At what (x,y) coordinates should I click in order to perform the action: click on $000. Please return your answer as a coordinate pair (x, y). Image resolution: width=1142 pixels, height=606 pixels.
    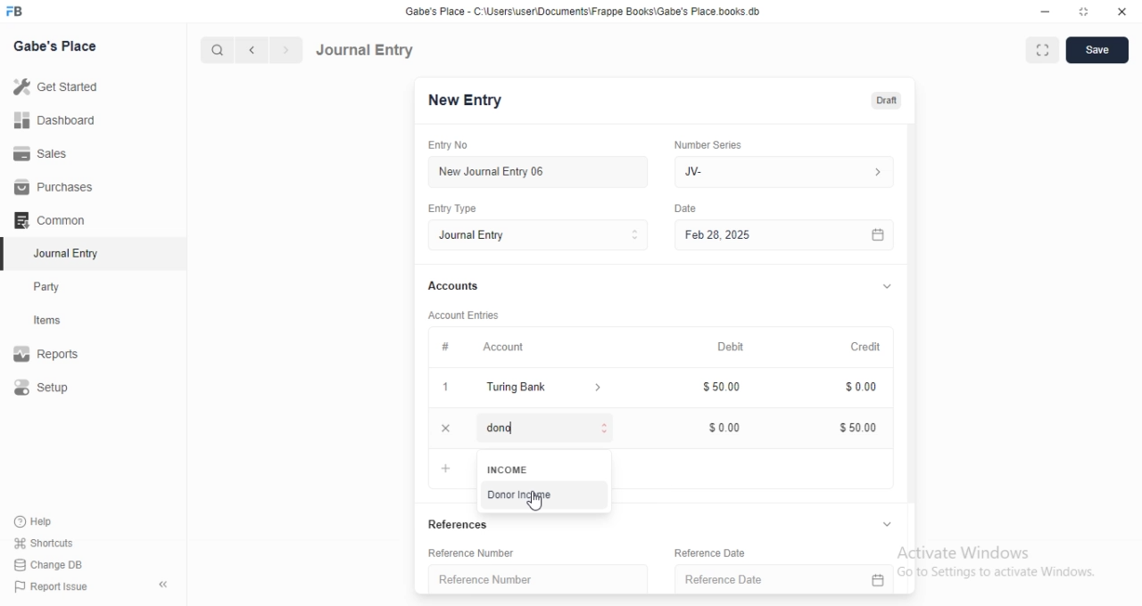
    Looking at the image, I should click on (863, 388).